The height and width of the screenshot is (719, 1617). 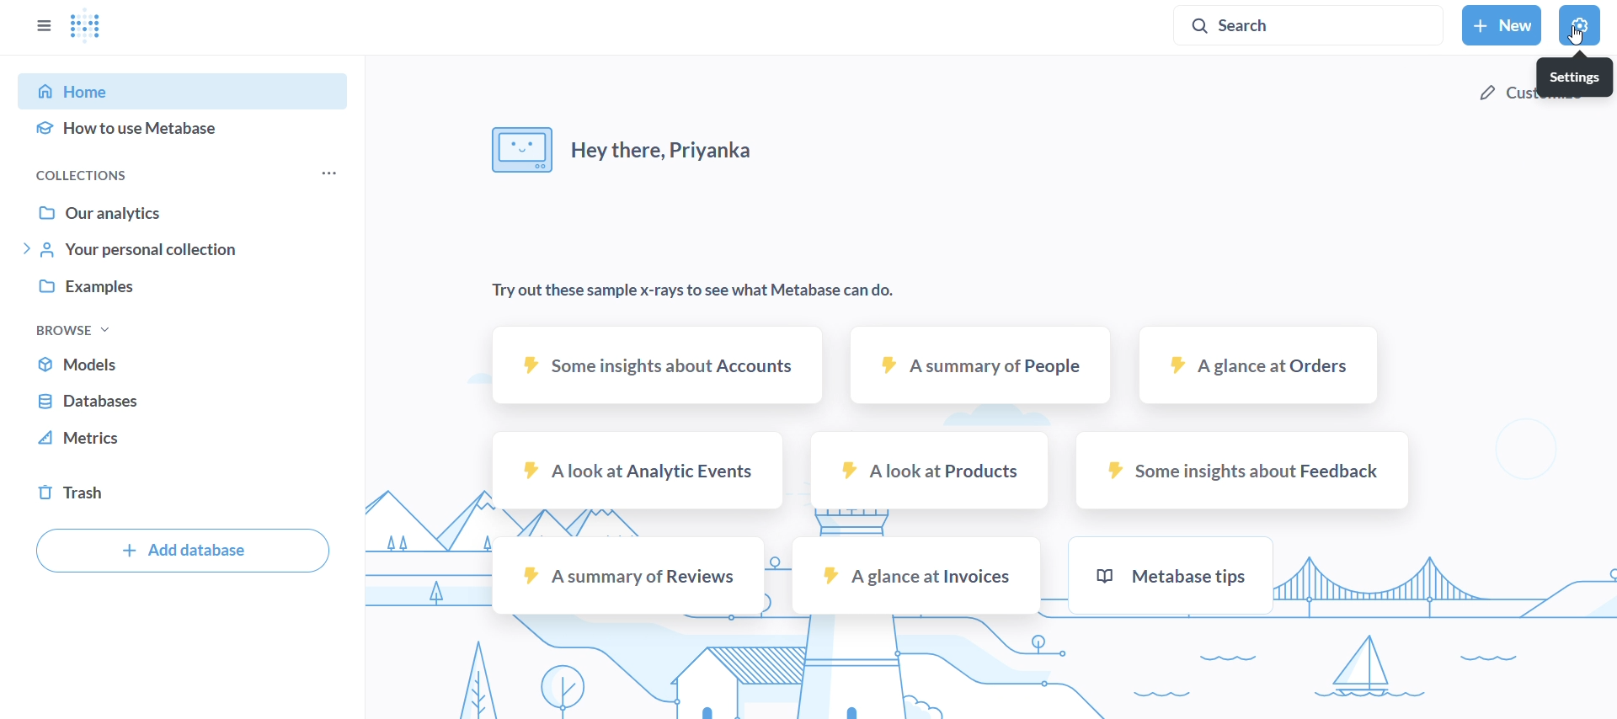 What do you see at coordinates (1578, 26) in the screenshot?
I see `settings` at bounding box center [1578, 26].